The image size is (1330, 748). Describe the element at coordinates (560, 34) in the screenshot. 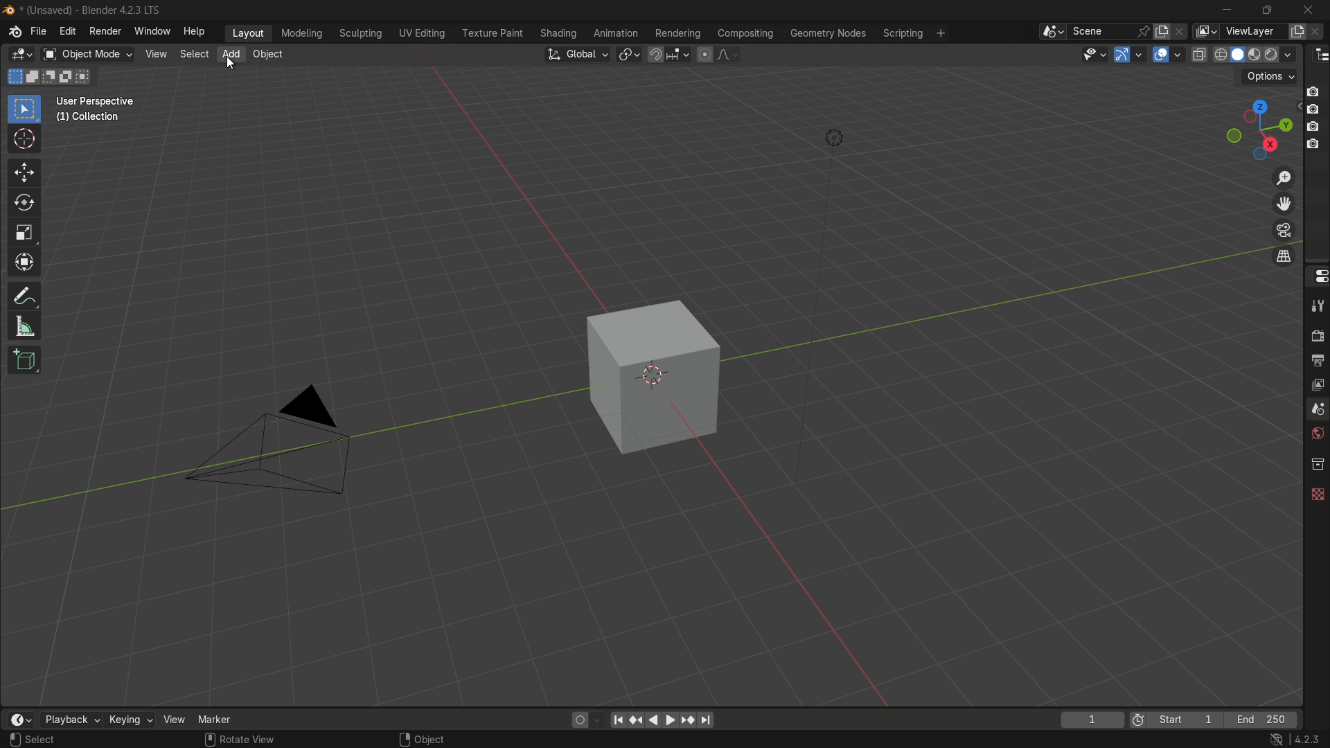

I see `shading menu` at that location.